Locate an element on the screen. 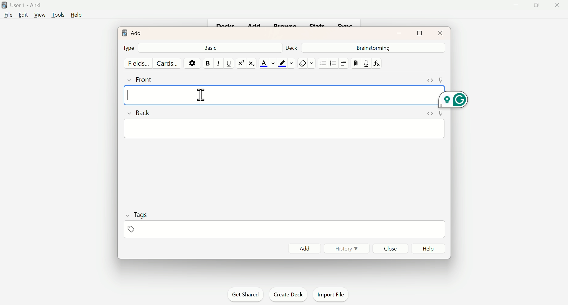 Image resolution: width=568 pixels, height=305 pixels. Deck is located at coordinates (294, 47).